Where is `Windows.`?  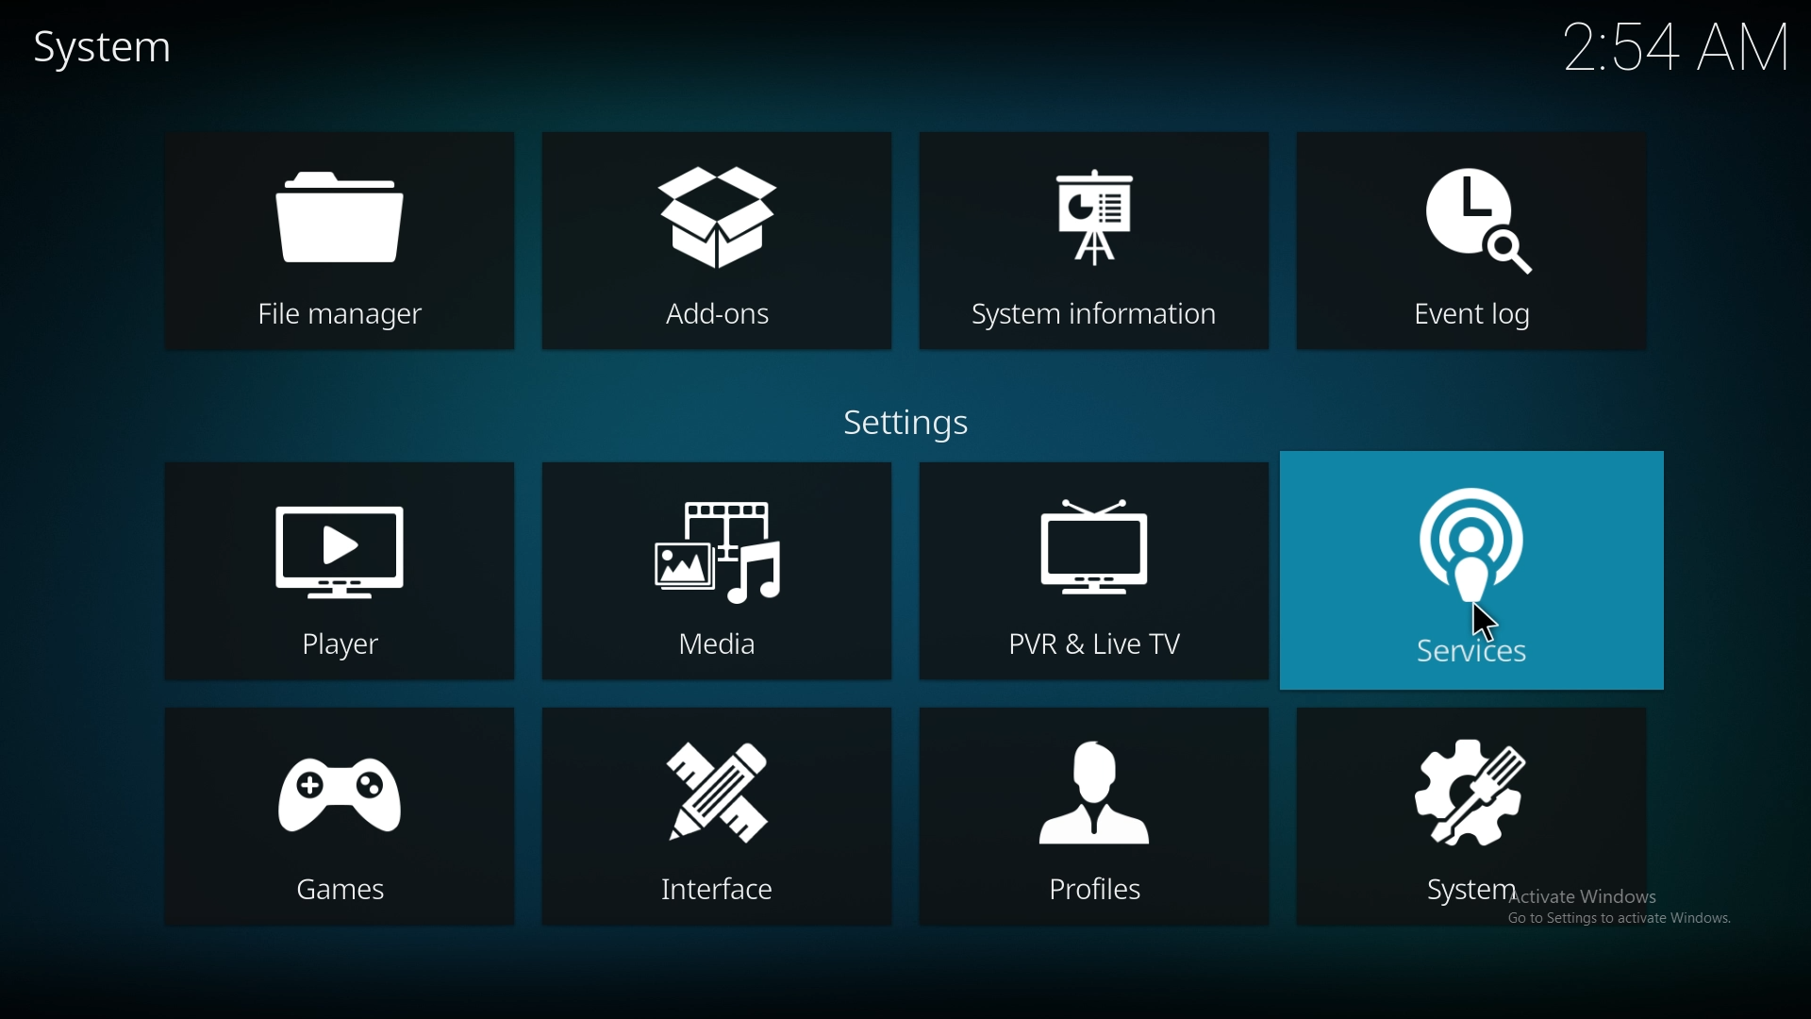 Windows. is located at coordinates (1702, 905).